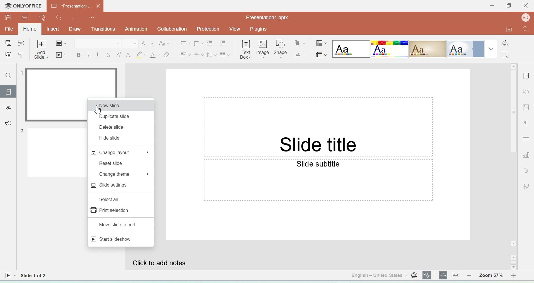  What do you see at coordinates (514, 155) in the screenshot?
I see `Scroll bar` at bounding box center [514, 155].